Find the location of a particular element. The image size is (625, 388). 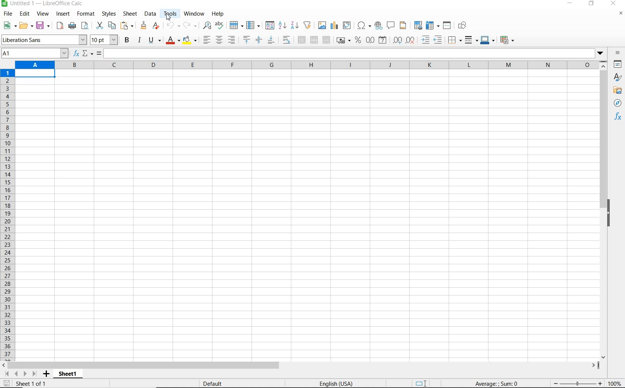

spelling is located at coordinates (219, 25).